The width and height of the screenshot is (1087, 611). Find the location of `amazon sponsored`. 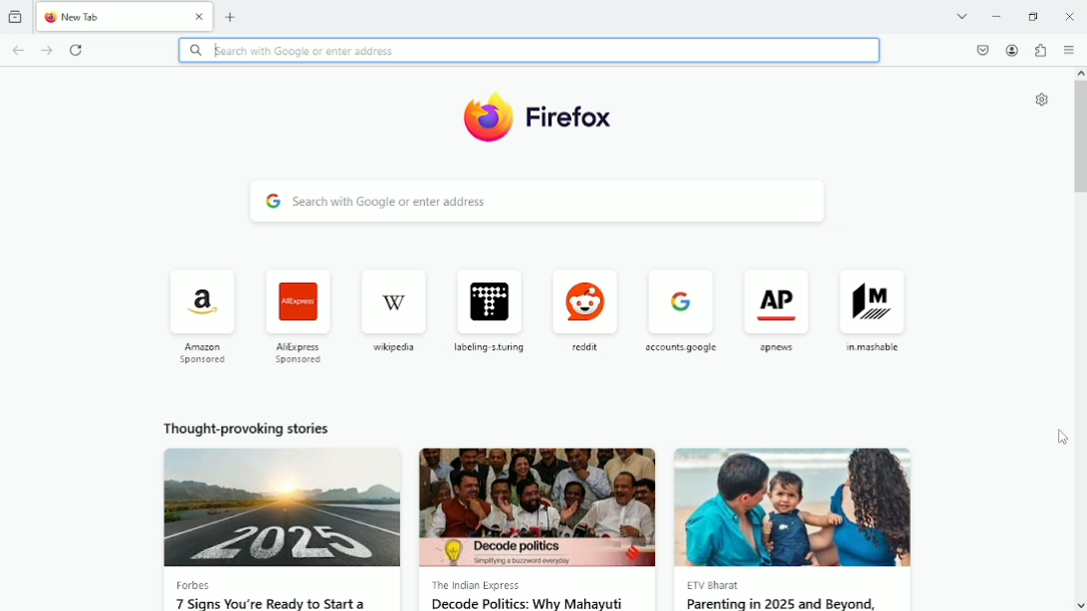

amazon sponsored is located at coordinates (202, 316).